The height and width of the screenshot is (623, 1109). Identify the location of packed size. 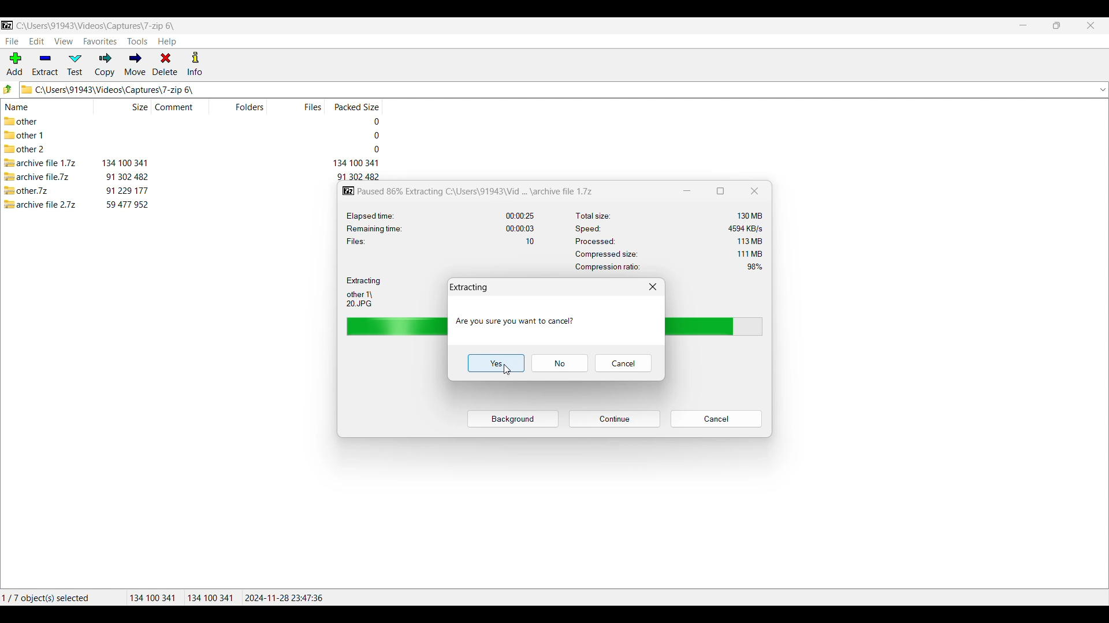
(358, 177).